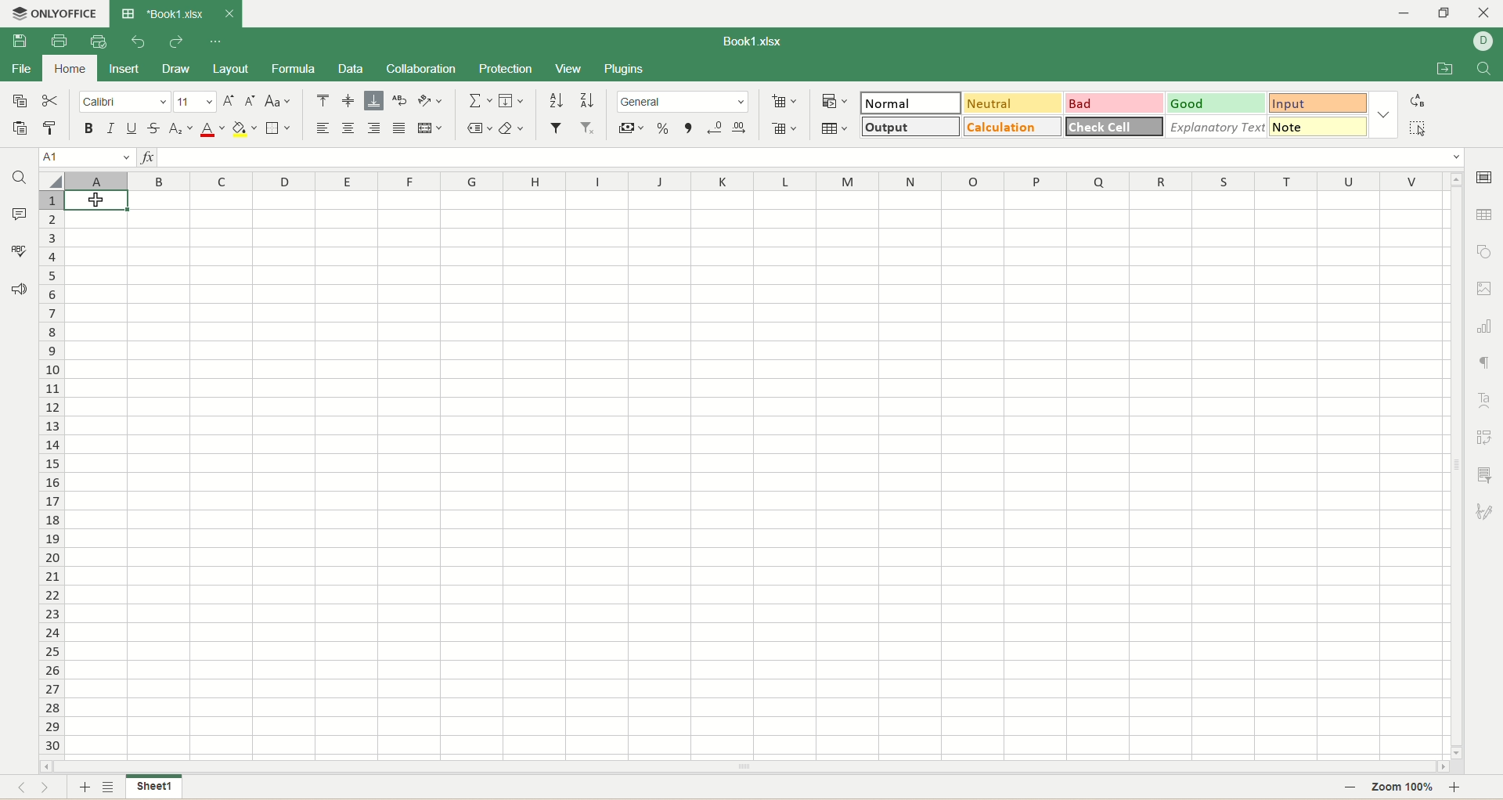  Describe the element at coordinates (784, 128) in the screenshot. I see `remove cell` at that location.